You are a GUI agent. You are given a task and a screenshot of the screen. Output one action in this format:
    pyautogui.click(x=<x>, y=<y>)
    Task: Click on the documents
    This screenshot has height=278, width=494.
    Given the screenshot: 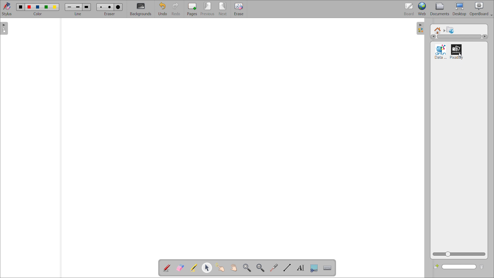 What is the action you would take?
    pyautogui.click(x=440, y=9)
    